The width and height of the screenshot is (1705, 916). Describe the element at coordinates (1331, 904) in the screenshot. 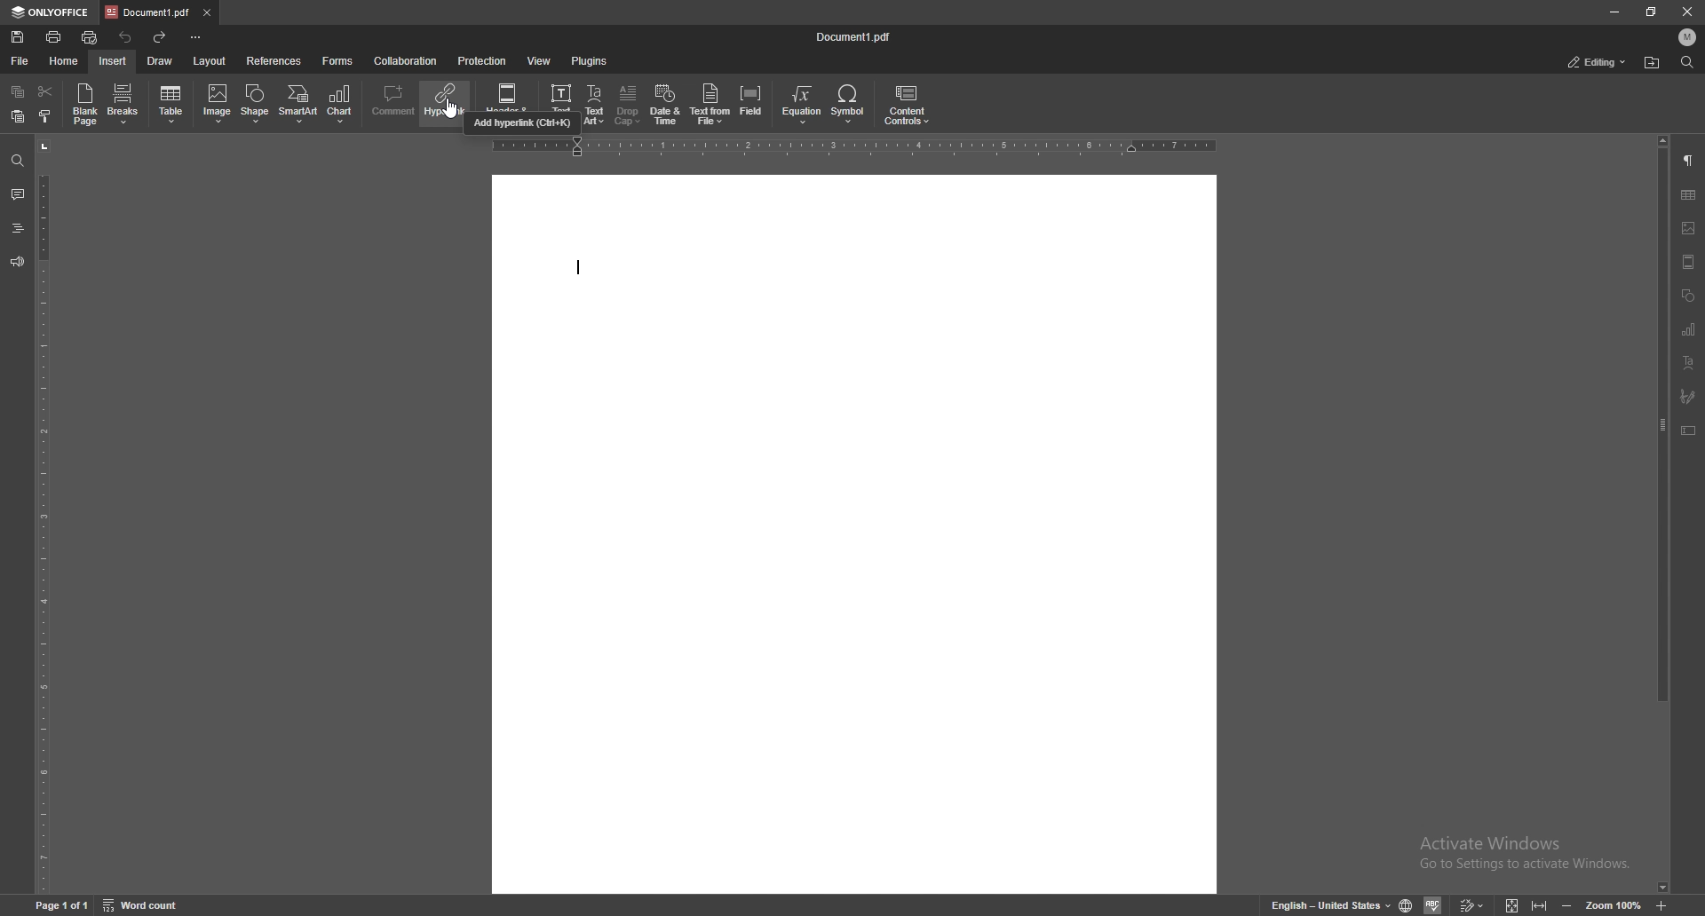

I see `change text language` at that location.